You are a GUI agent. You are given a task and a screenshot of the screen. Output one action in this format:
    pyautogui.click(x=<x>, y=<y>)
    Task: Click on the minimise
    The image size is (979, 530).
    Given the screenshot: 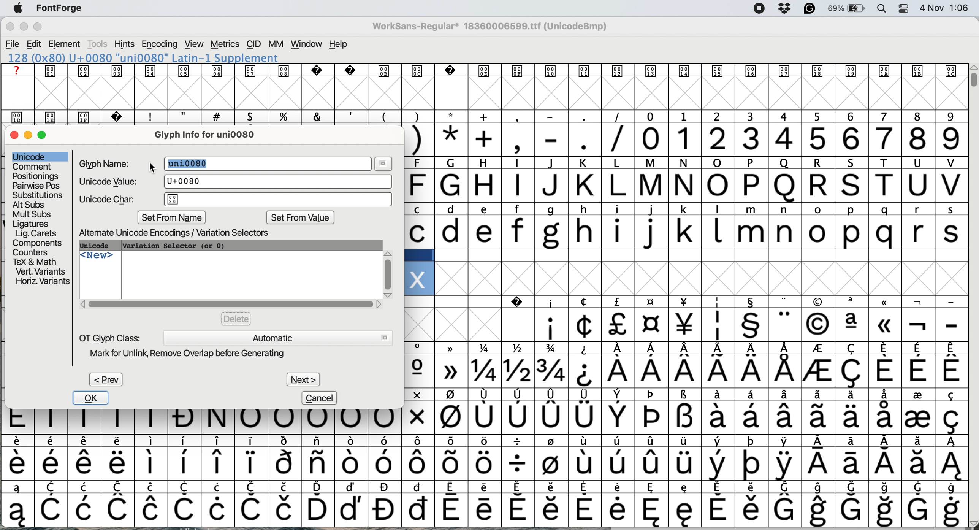 What is the action you would take?
    pyautogui.click(x=23, y=28)
    